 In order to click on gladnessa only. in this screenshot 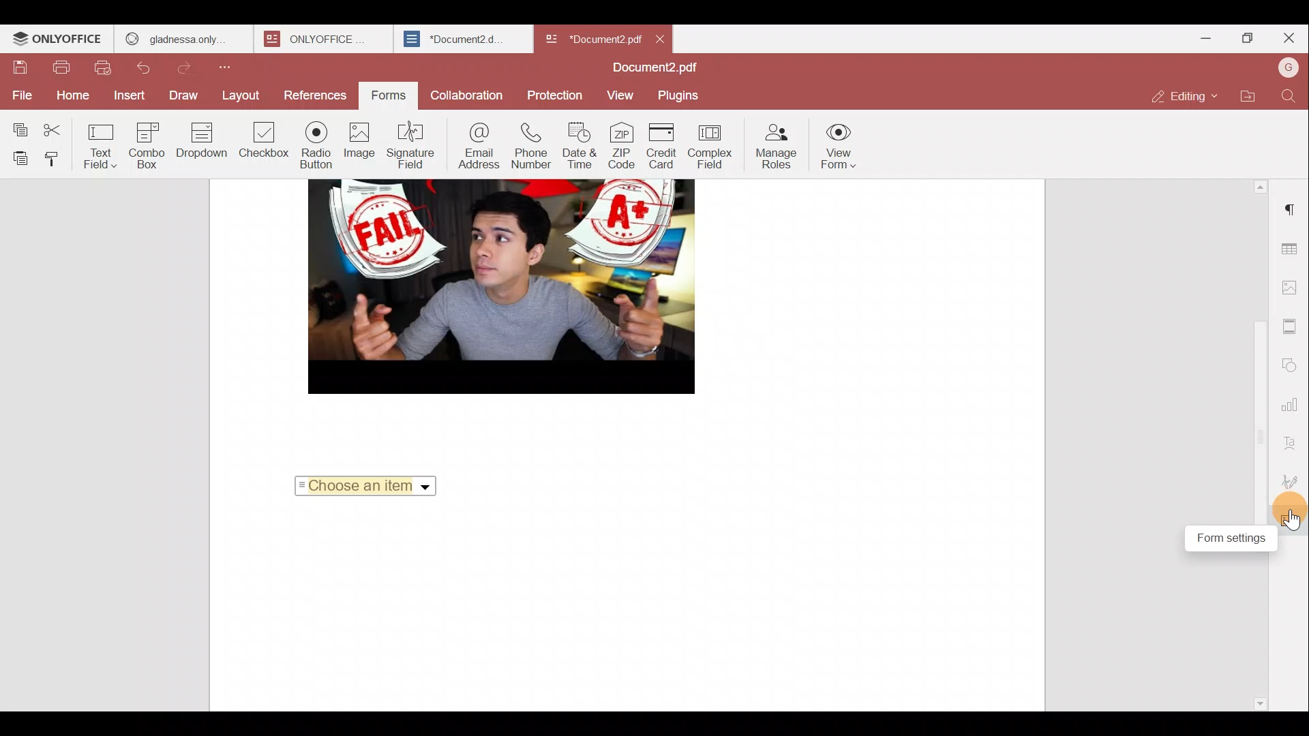, I will do `click(176, 37)`.